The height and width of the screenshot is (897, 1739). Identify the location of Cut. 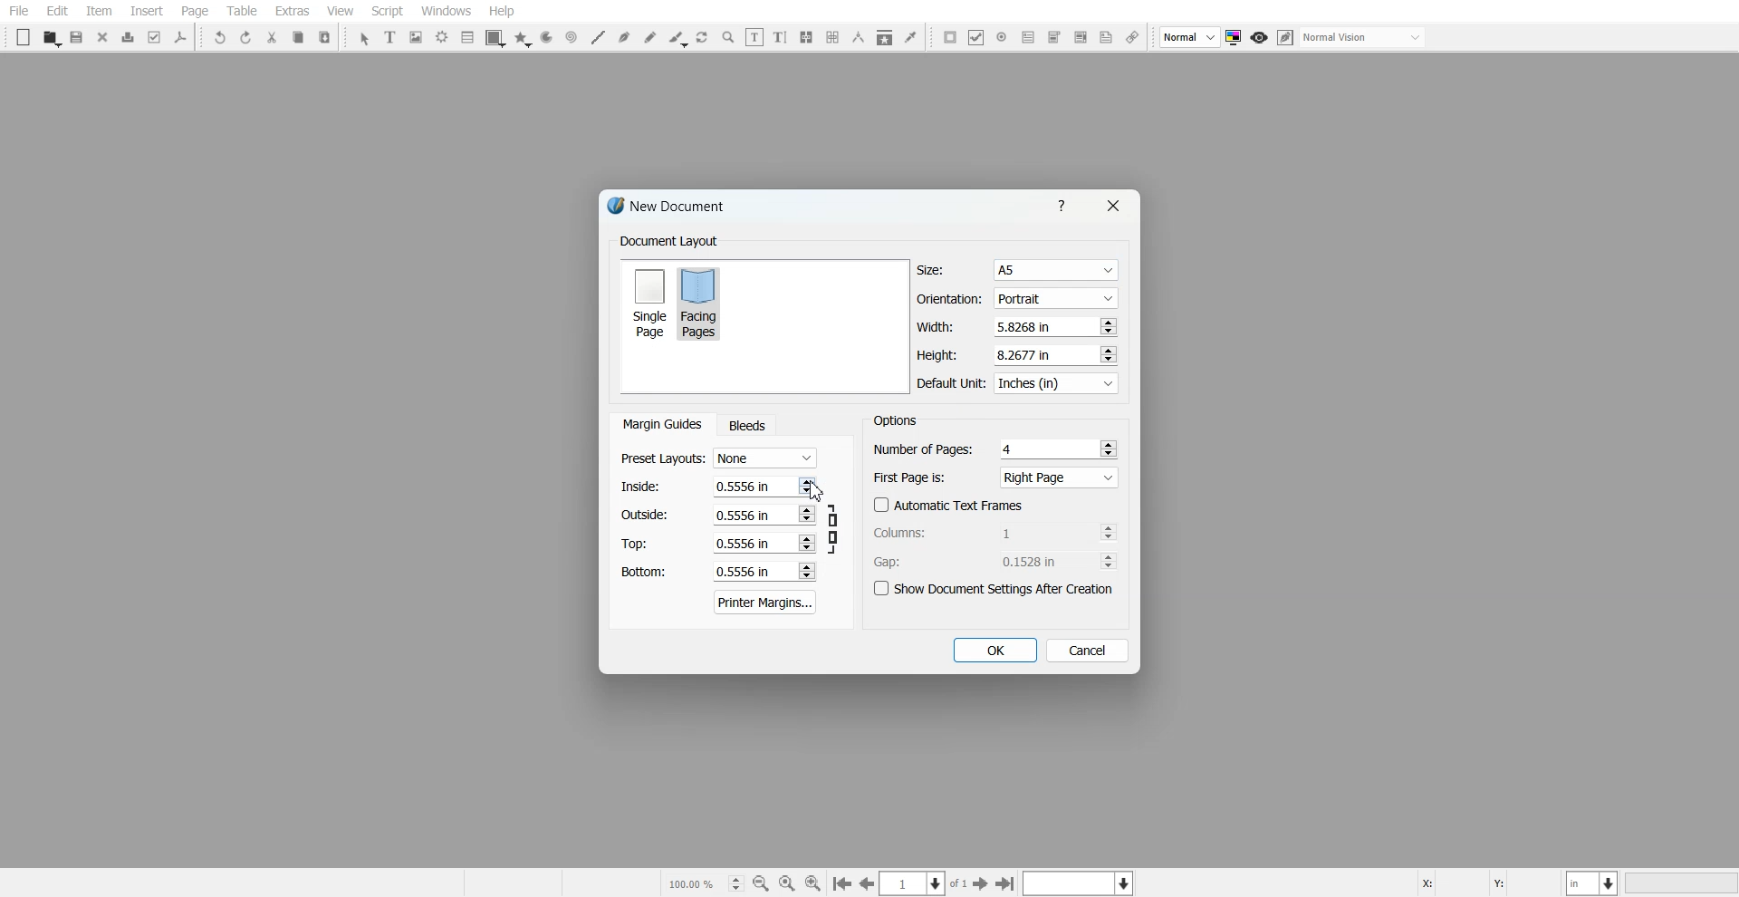
(272, 37).